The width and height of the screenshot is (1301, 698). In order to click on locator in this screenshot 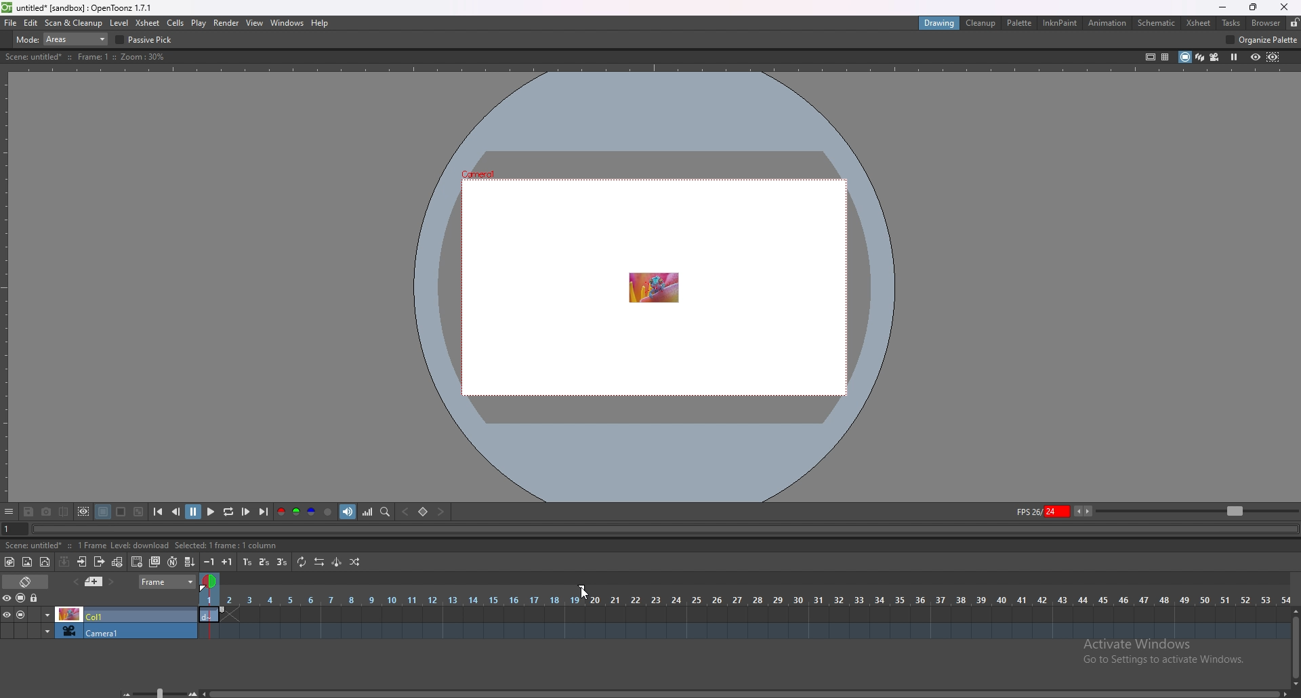, I will do `click(386, 512)`.